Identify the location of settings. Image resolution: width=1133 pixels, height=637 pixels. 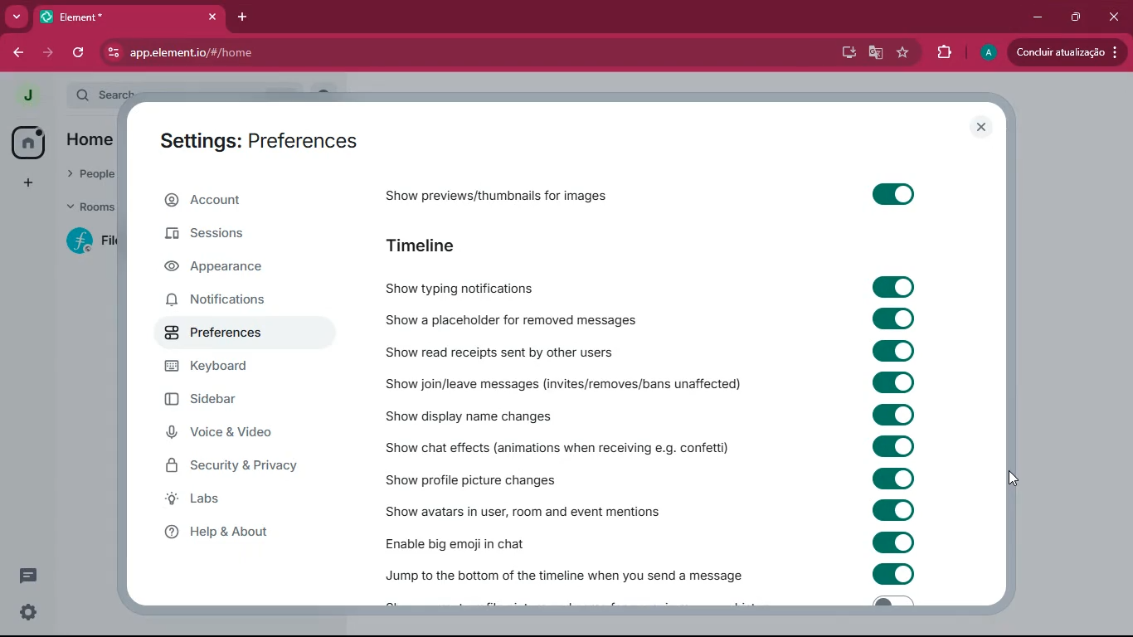
(30, 612).